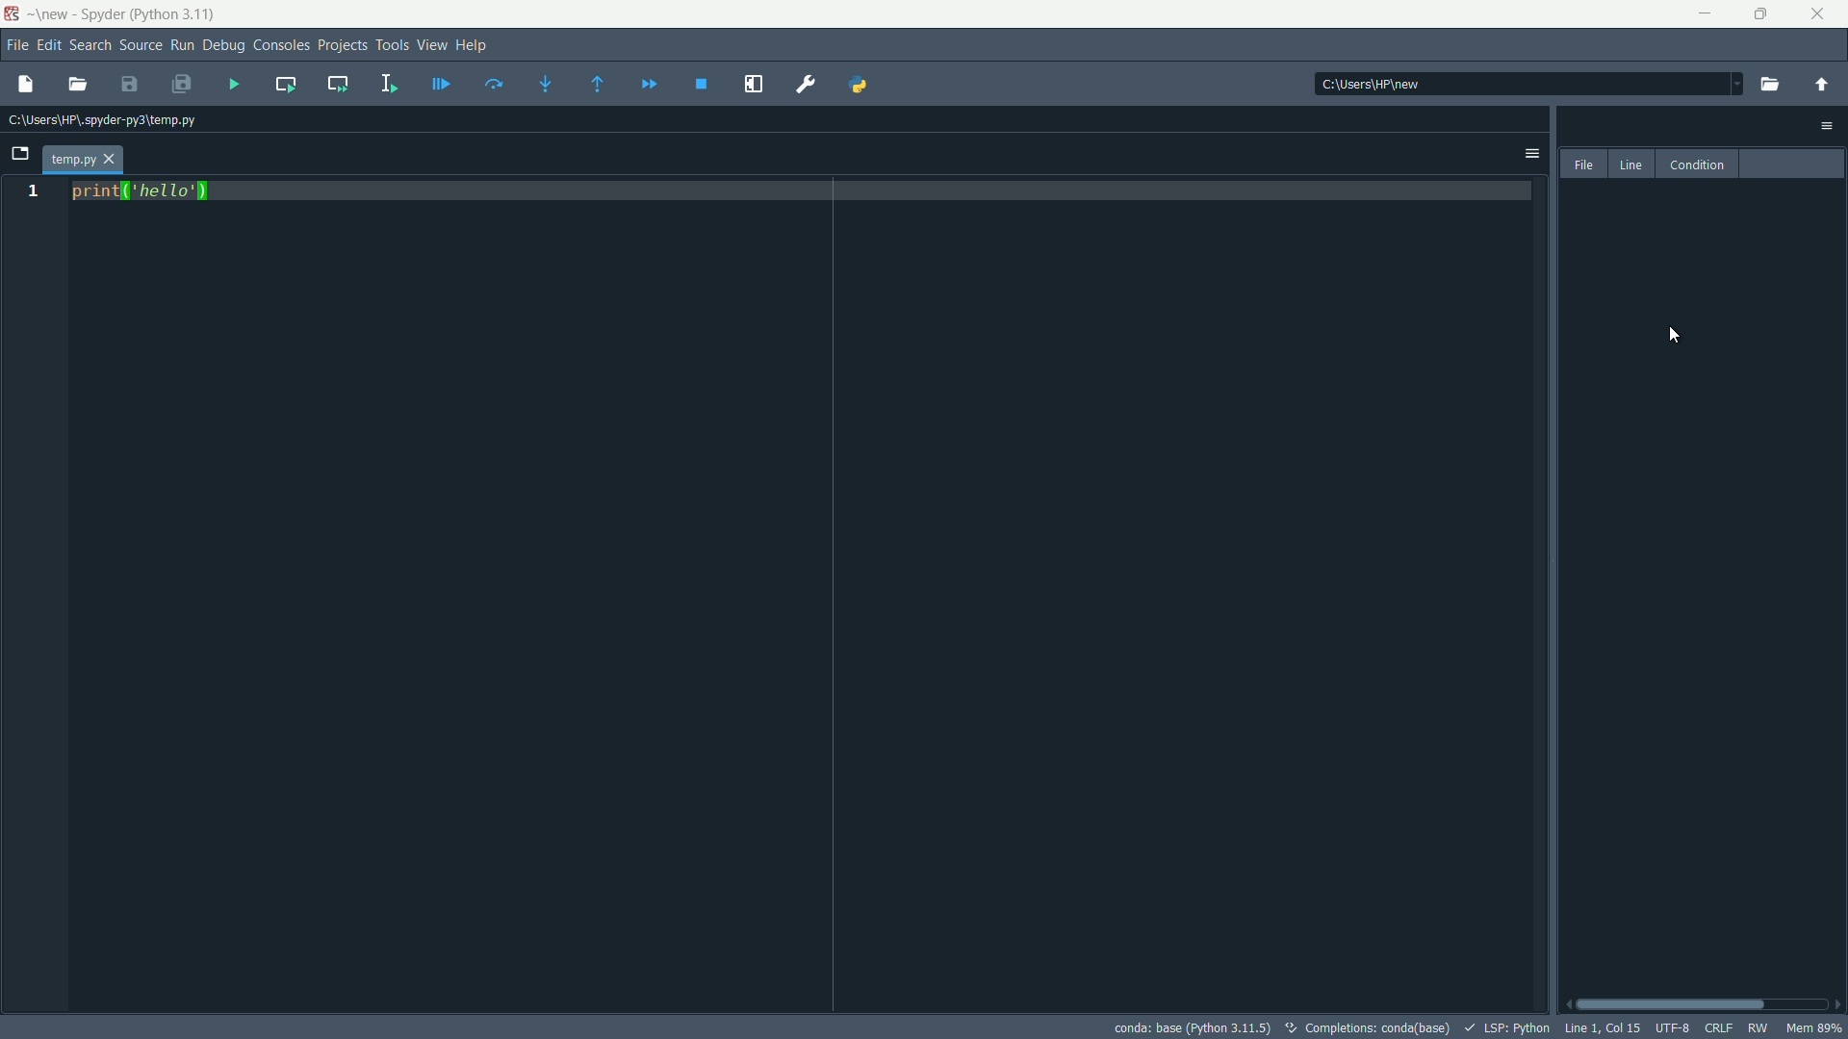  What do you see at coordinates (858, 85) in the screenshot?
I see `python path manager` at bounding box center [858, 85].